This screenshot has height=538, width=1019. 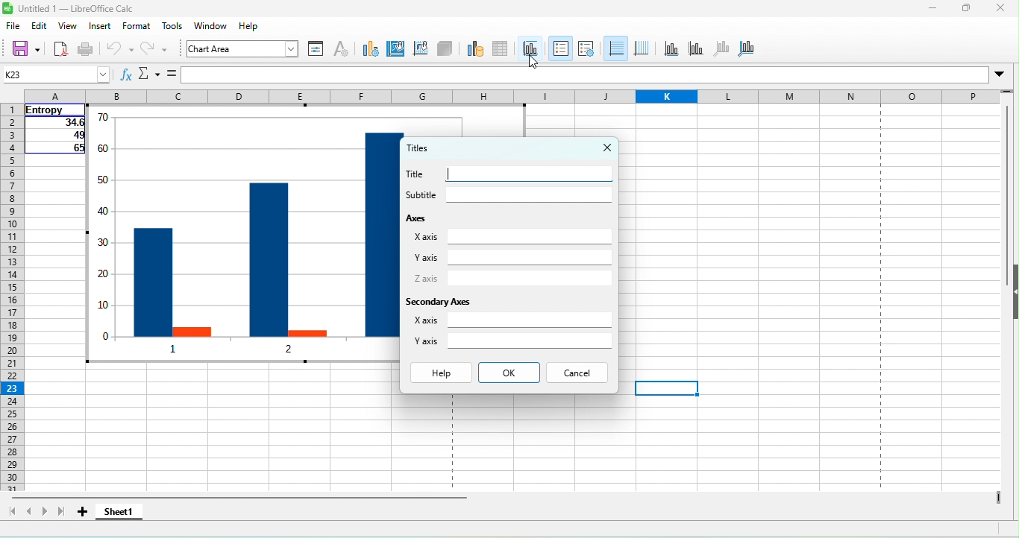 What do you see at coordinates (39, 26) in the screenshot?
I see `edit` at bounding box center [39, 26].